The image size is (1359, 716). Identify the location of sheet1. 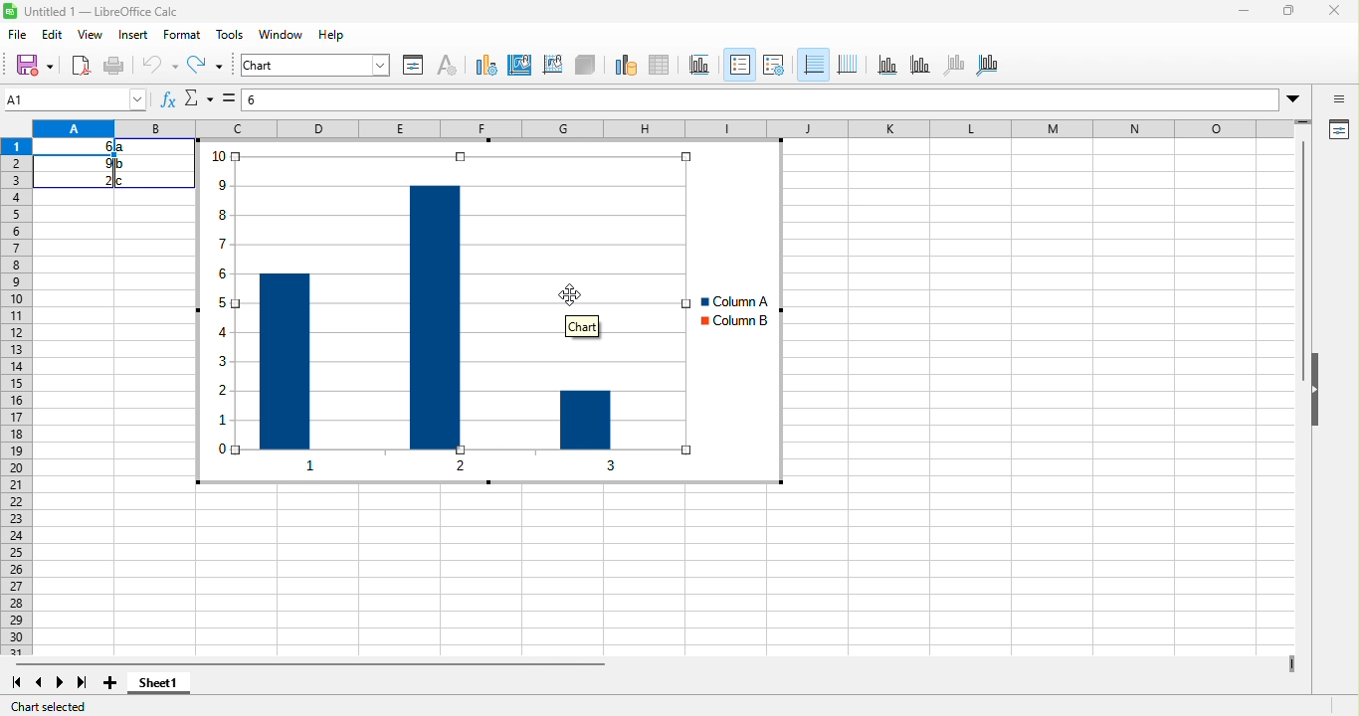
(179, 688).